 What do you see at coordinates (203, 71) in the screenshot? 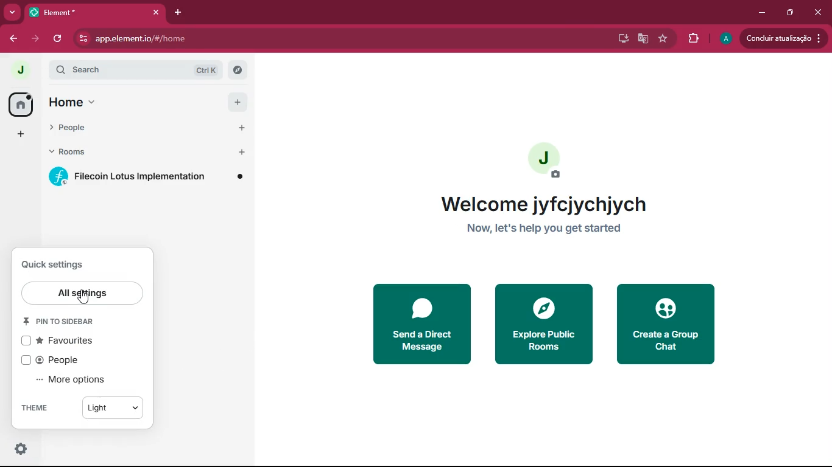
I see `ctrl k` at bounding box center [203, 71].